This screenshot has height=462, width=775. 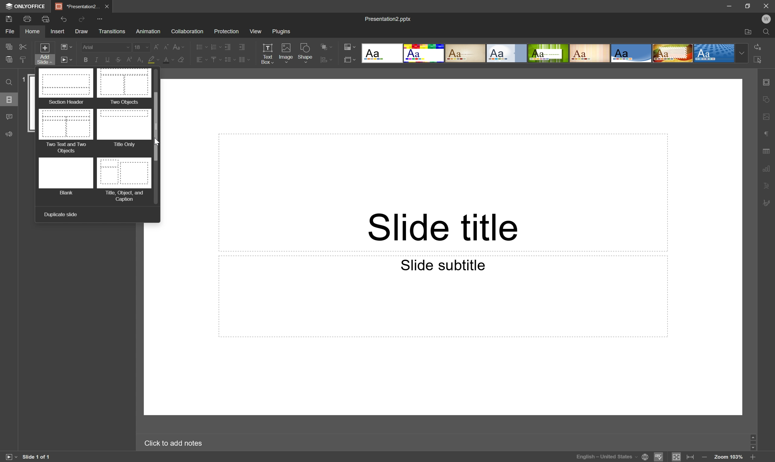 I want to click on Find, so click(x=8, y=82).